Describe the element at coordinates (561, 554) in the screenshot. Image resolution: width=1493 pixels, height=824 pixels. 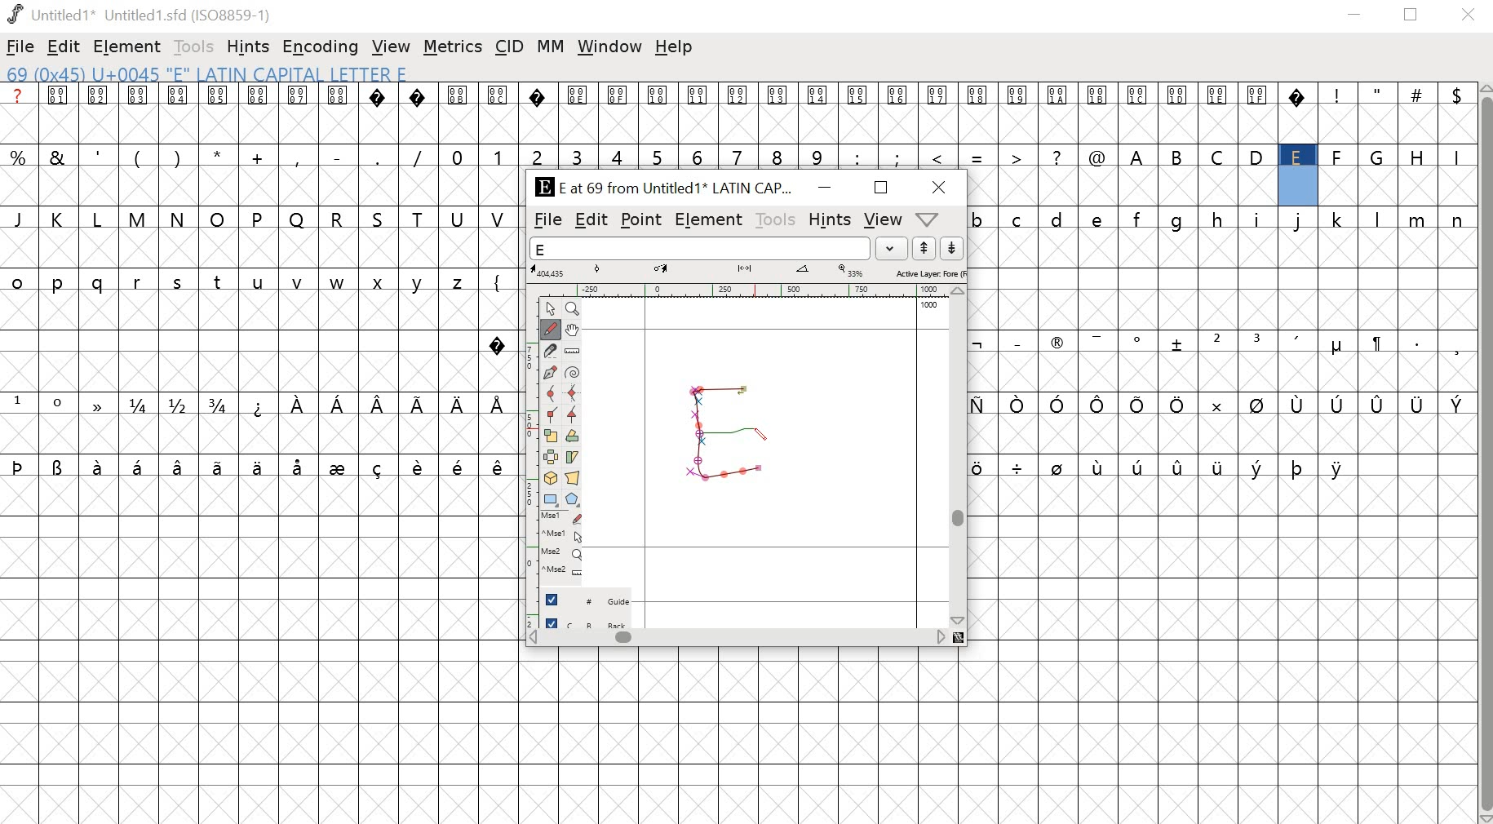
I see `Mouse wheel button` at that location.